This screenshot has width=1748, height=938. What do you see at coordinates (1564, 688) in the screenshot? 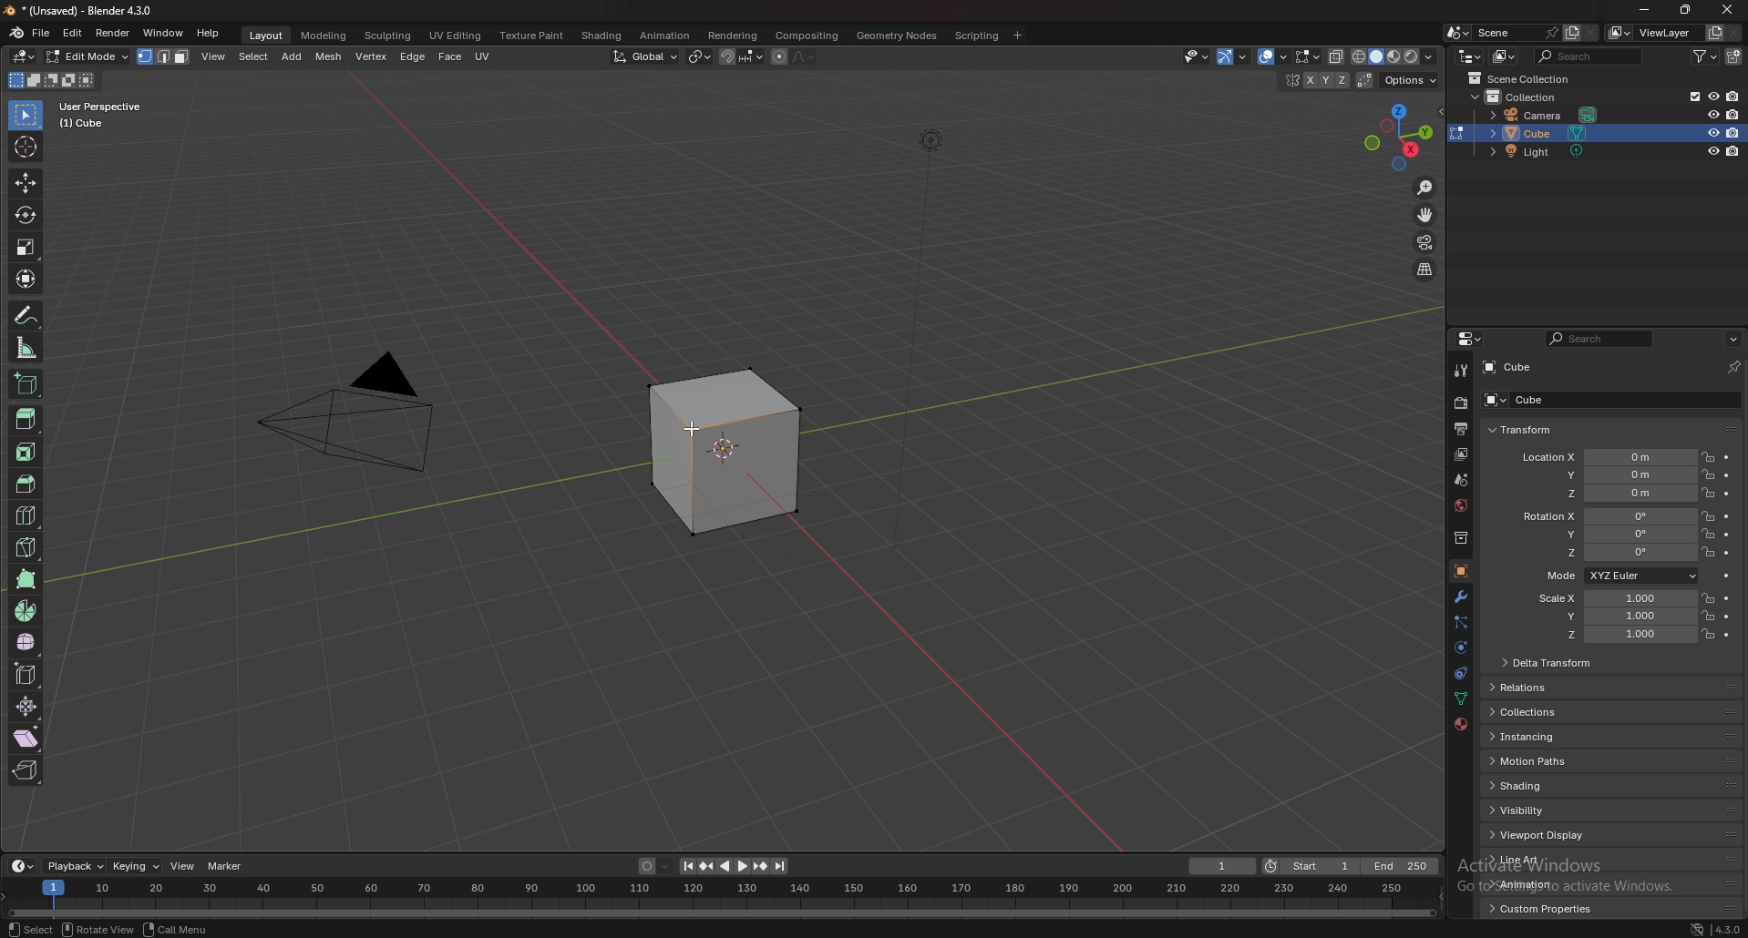
I see `relations` at bounding box center [1564, 688].